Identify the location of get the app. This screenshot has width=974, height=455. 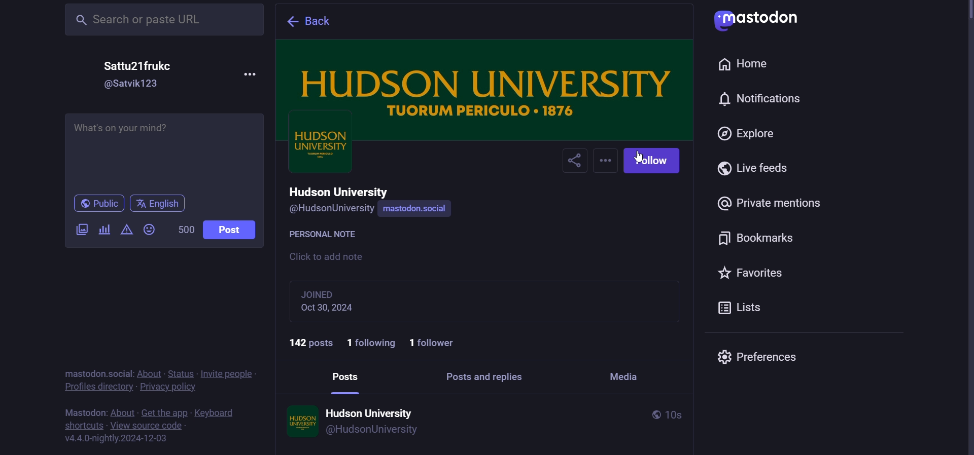
(165, 413).